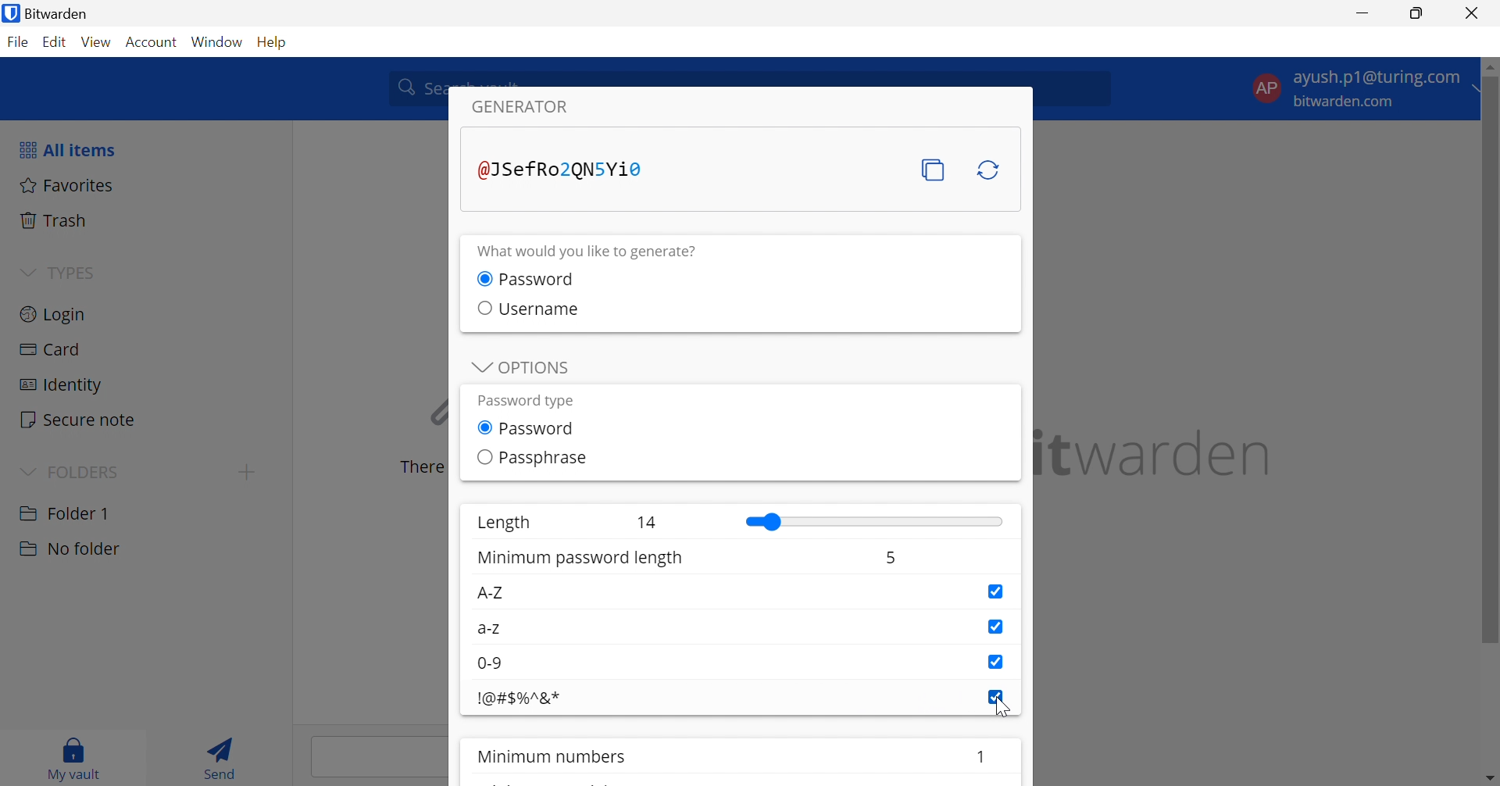  What do you see at coordinates (17, 42) in the screenshot?
I see `File` at bounding box center [17, 42].